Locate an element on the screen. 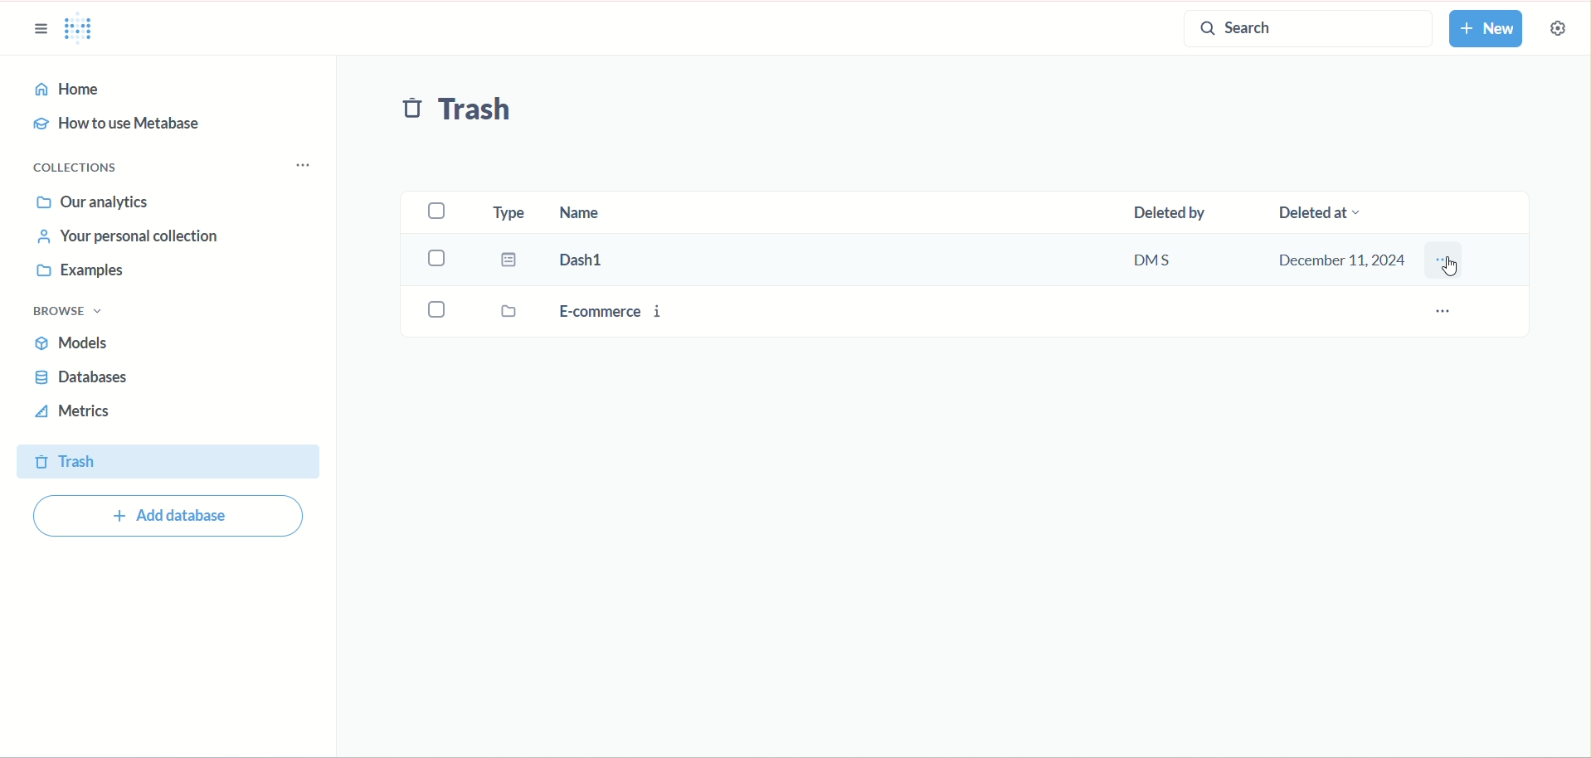  collection options is located at coordinates (309, 160).